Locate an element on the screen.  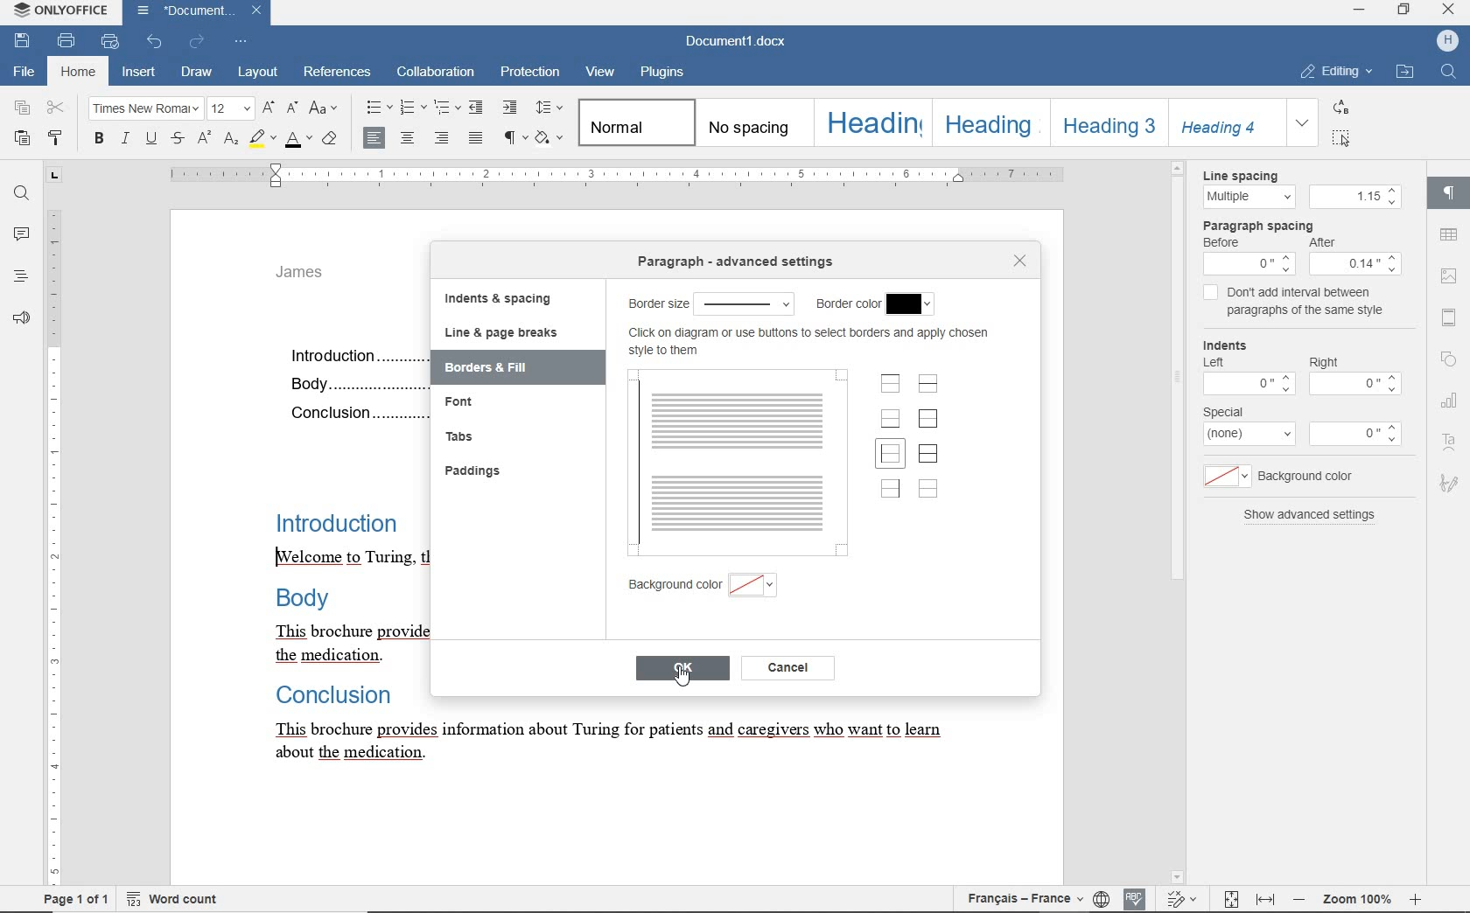
preview is located at coordinates (751, 461).